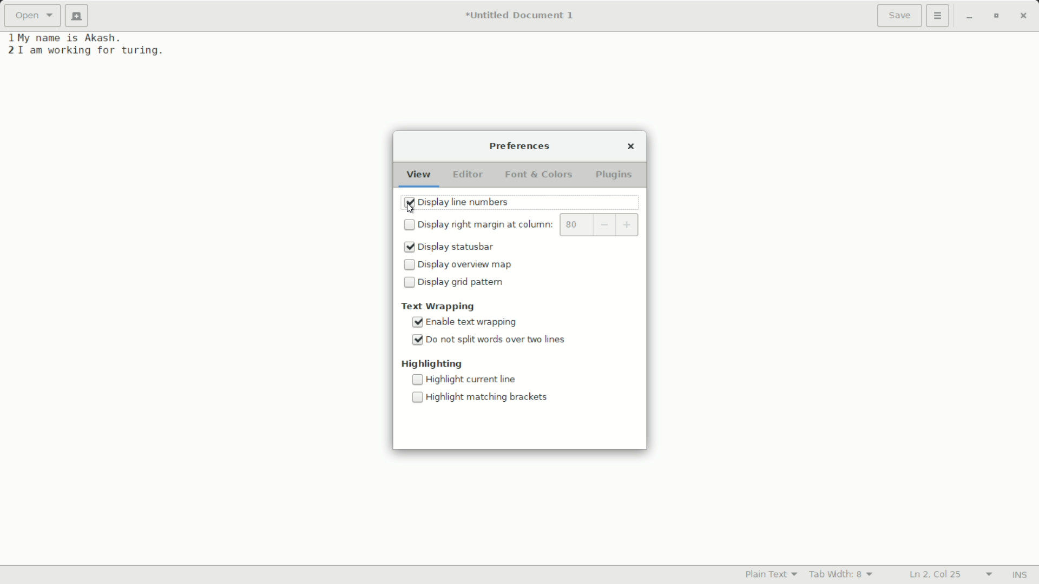 The height and width of the screenshot is (584, 1039). Describe the element at coordinates (77, 16) in the screenshot. I see `new document` at that location.